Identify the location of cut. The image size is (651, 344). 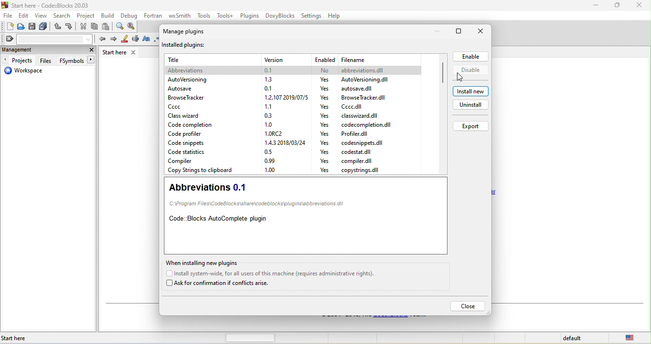
(83, 26).